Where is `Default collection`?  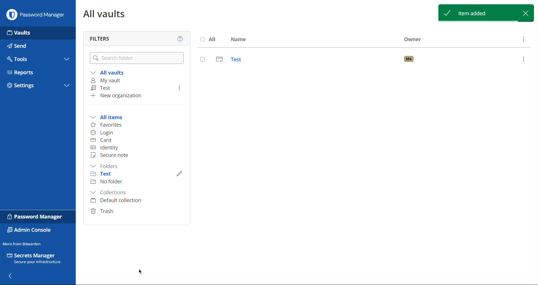
Default collection is located at coordinates (116, 201).